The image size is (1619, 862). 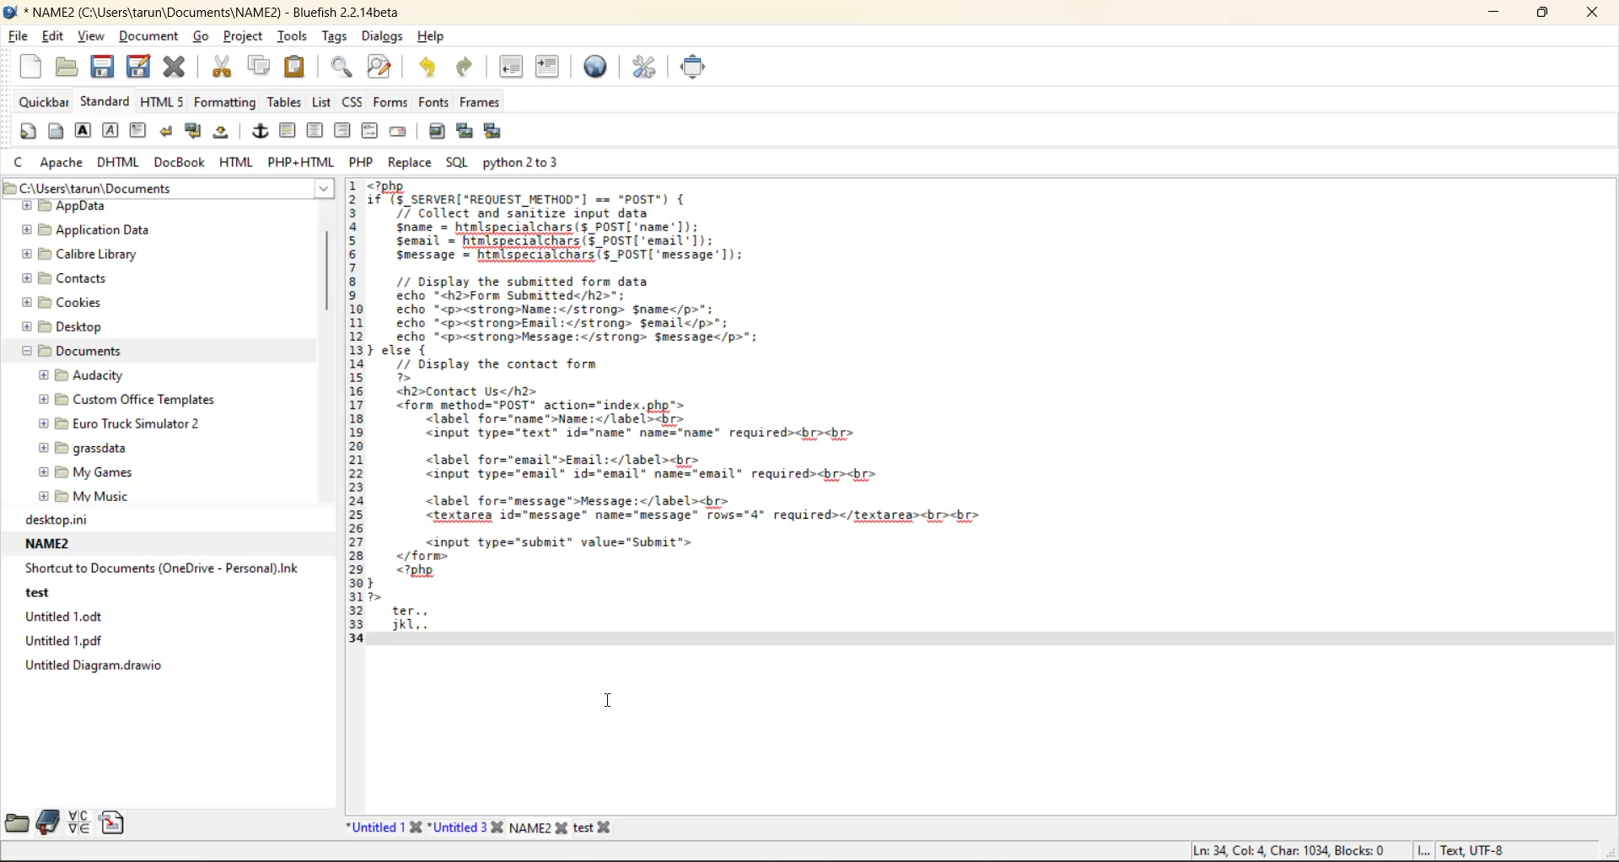 What do you see at coordinates (65, 162) in the screenshot?
I see `apache` at bounding box center [65, 162].